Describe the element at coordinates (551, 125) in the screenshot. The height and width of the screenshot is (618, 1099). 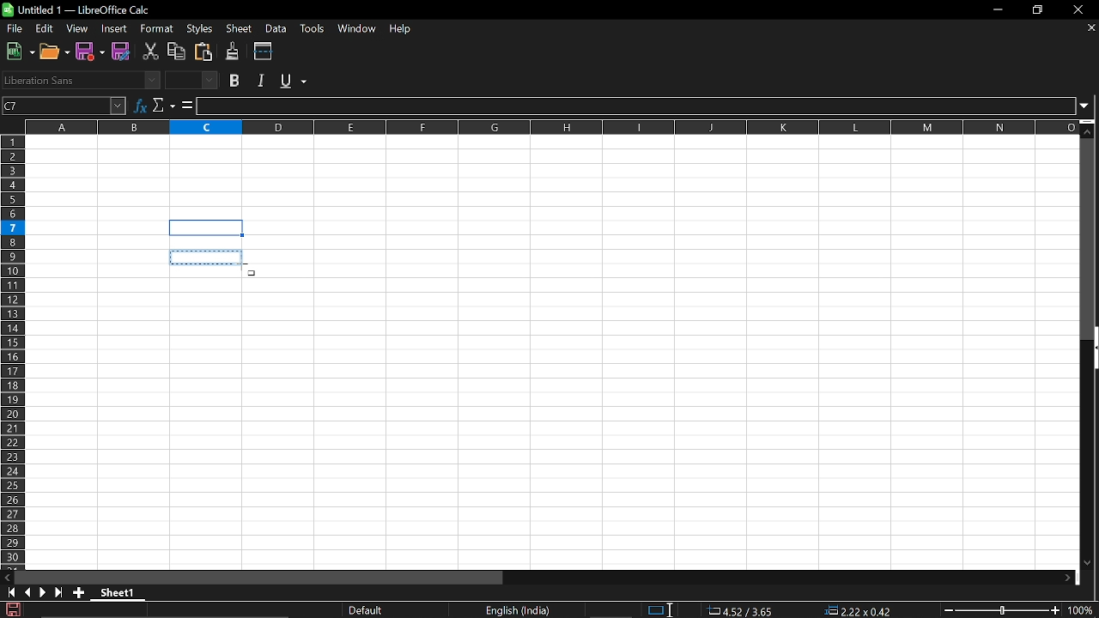
I see `Columns` at that location.